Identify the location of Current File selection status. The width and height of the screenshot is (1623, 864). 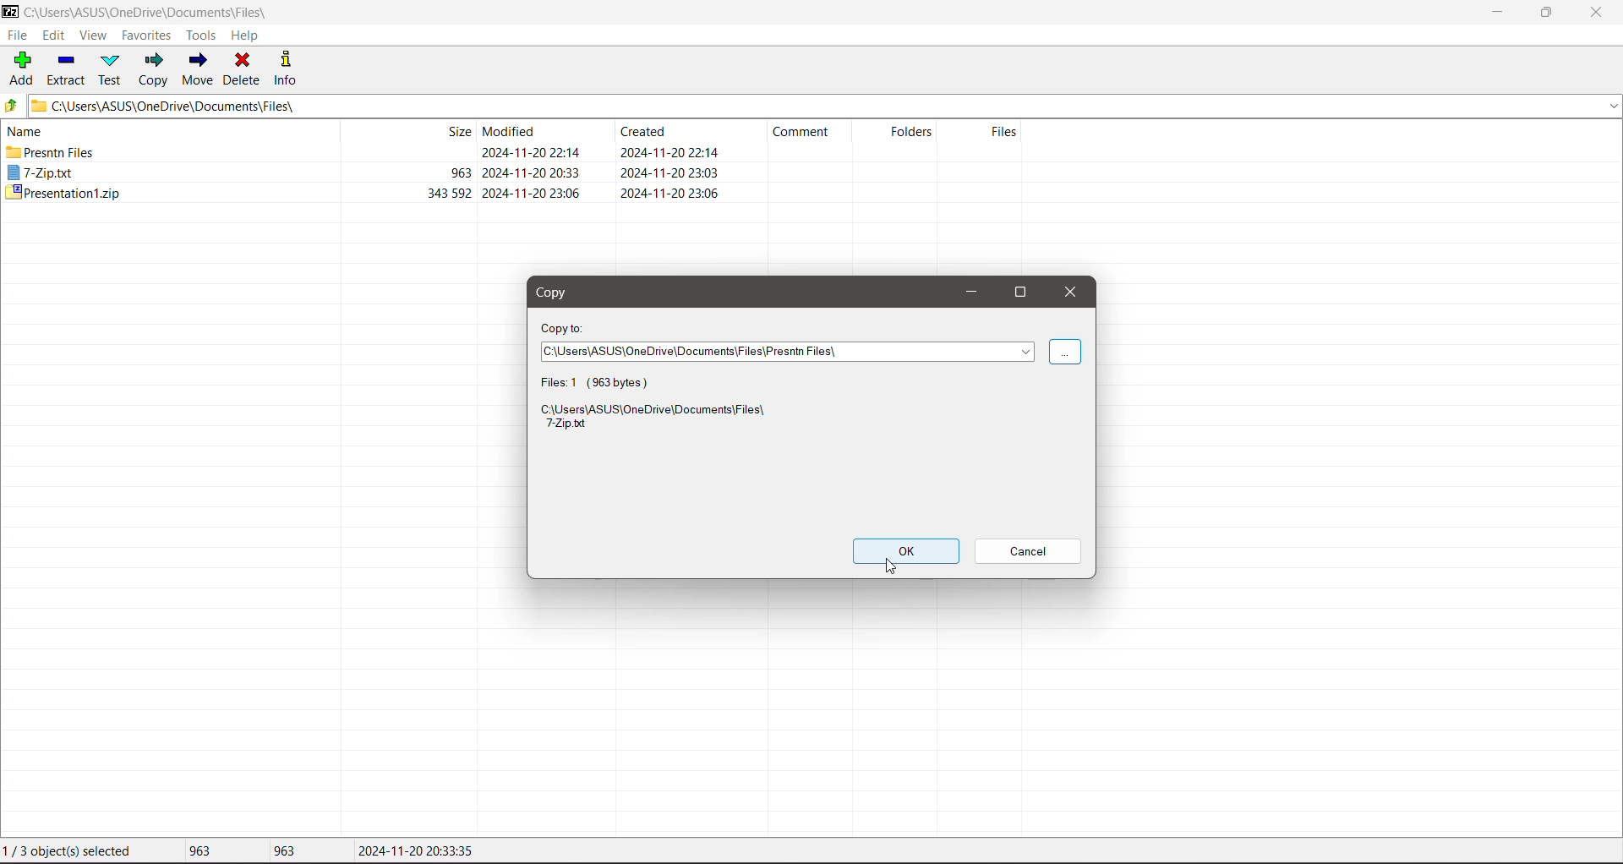
(71, 851).